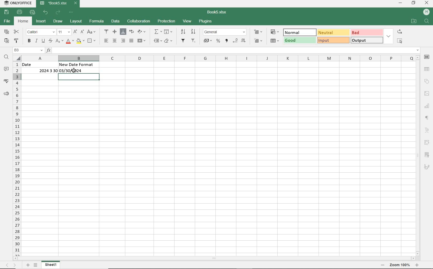 This screenshot has width=433, height=269. Describe the element at coordinates (169, 32) in the screenshot. I see `FILL` at that location.